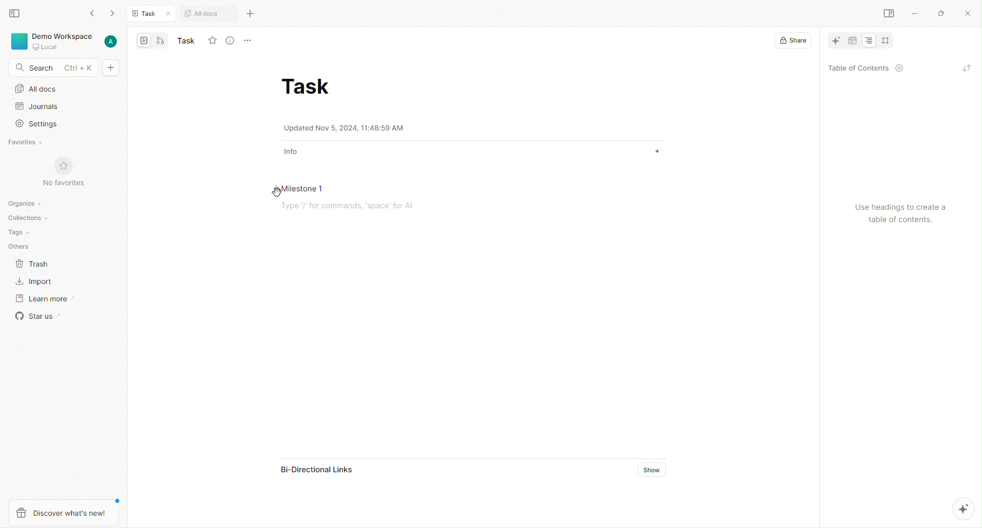 This screenshot has width=982, height=528. What do you see at coordinates (898, 212) in the screenshot?
I see `Use headings to create a
table of contents.` at bounding box center [898, 212].